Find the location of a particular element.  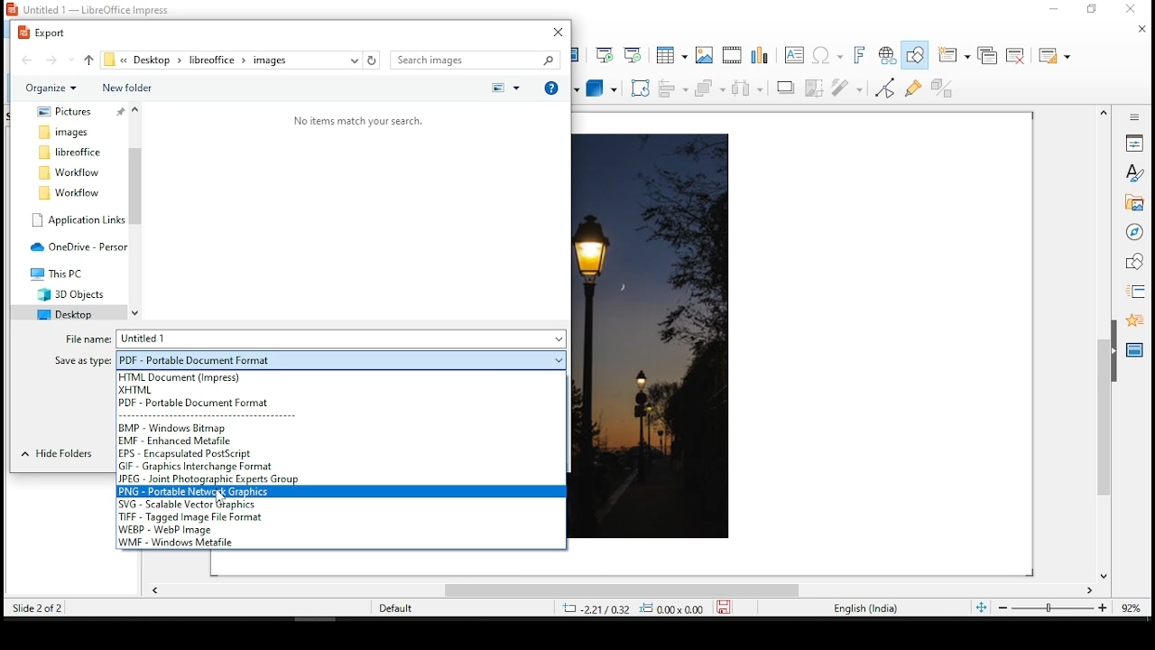

scroll bar is located at coordinates (136, 210).